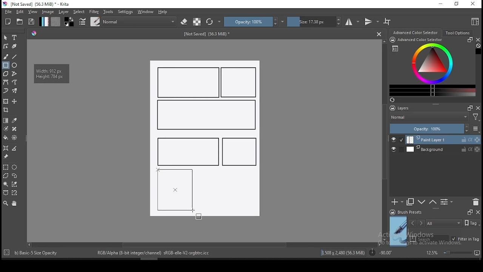 The width and height of the screenshot is (483, 272). What do you see at coordinates (6, 148) in the screenshot?
I see `assistant tool` at bounding box center [6, 148].